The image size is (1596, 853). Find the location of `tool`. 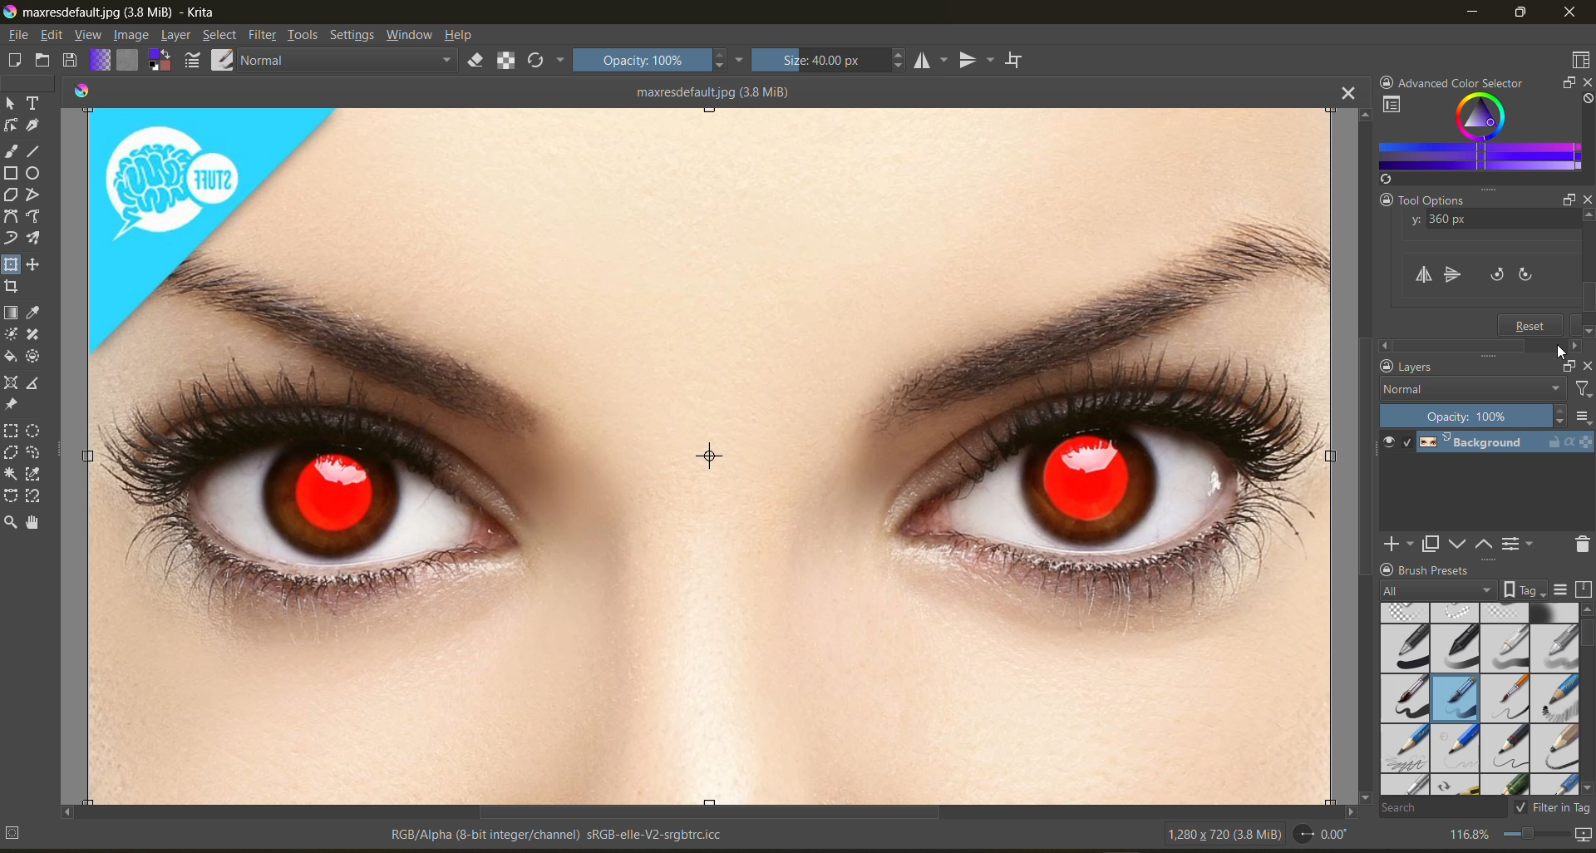

tool is located at coordinates (11, 126).